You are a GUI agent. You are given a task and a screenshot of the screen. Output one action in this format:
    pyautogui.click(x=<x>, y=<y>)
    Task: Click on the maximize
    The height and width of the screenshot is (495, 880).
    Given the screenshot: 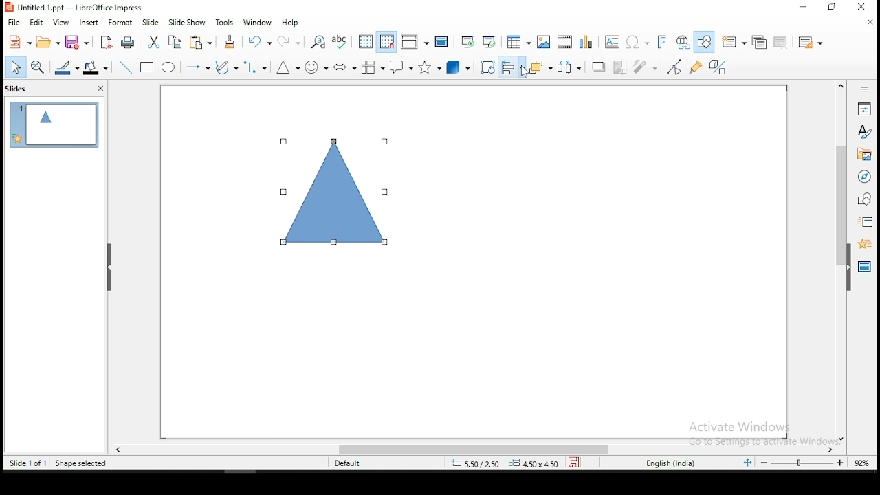 What is the action you would take?
    pyautogui.click(x=834, y=8)
    